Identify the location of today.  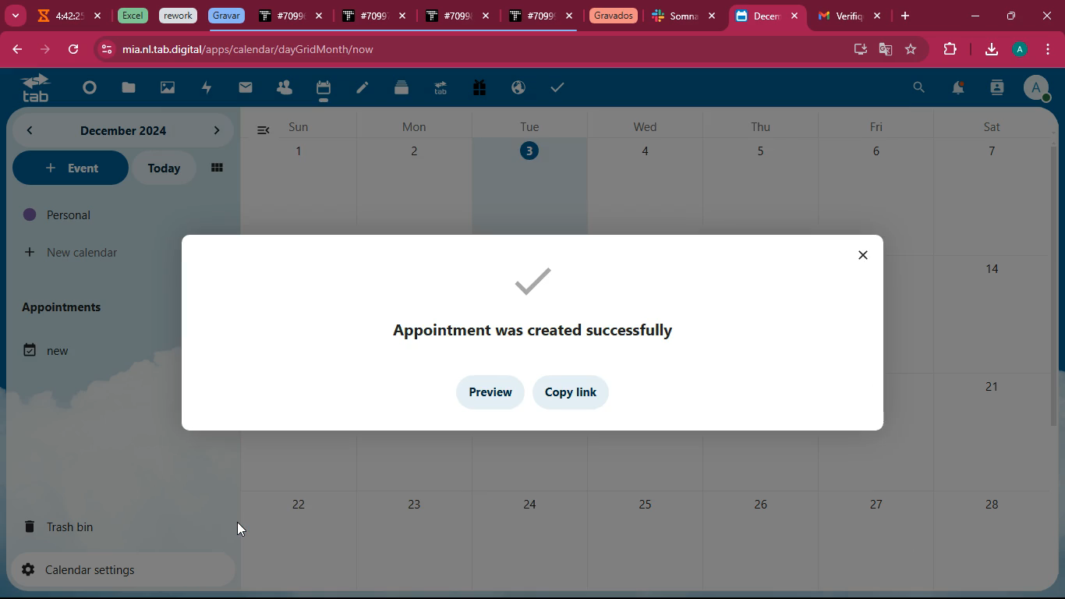
(161, 168).